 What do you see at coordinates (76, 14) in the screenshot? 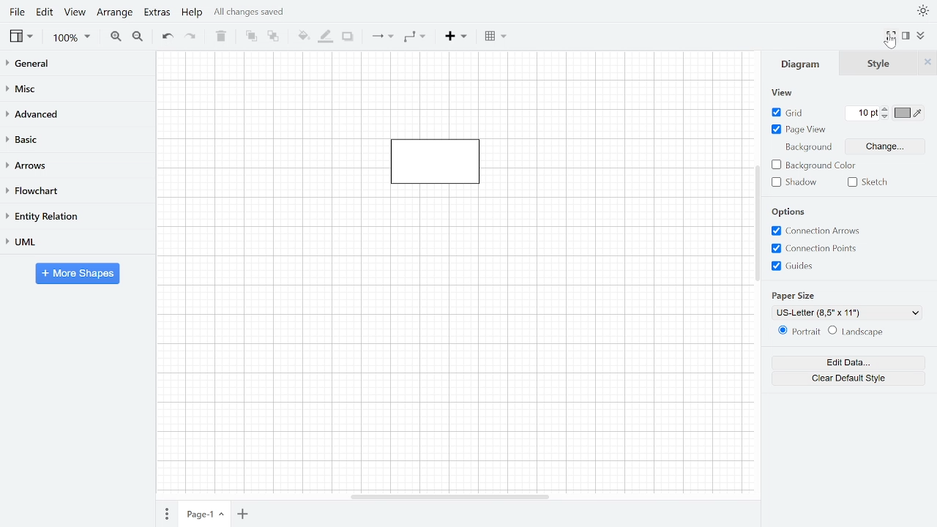
I see `View` at bounding box center [76, 14].